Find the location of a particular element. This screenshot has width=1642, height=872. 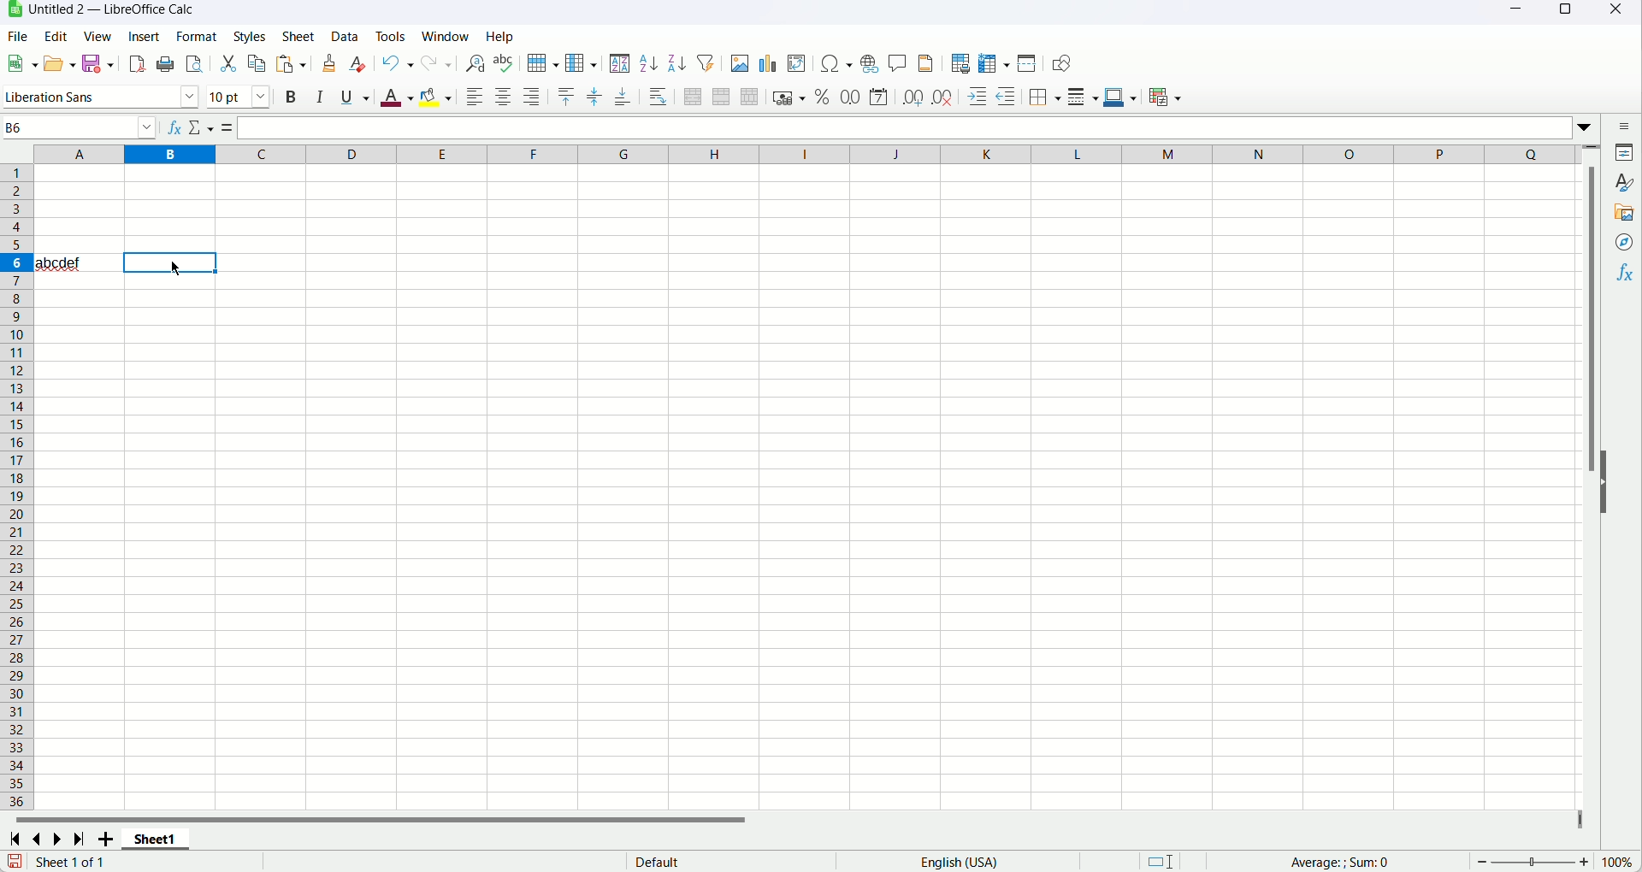

input line is located at coordinates (916, 129).